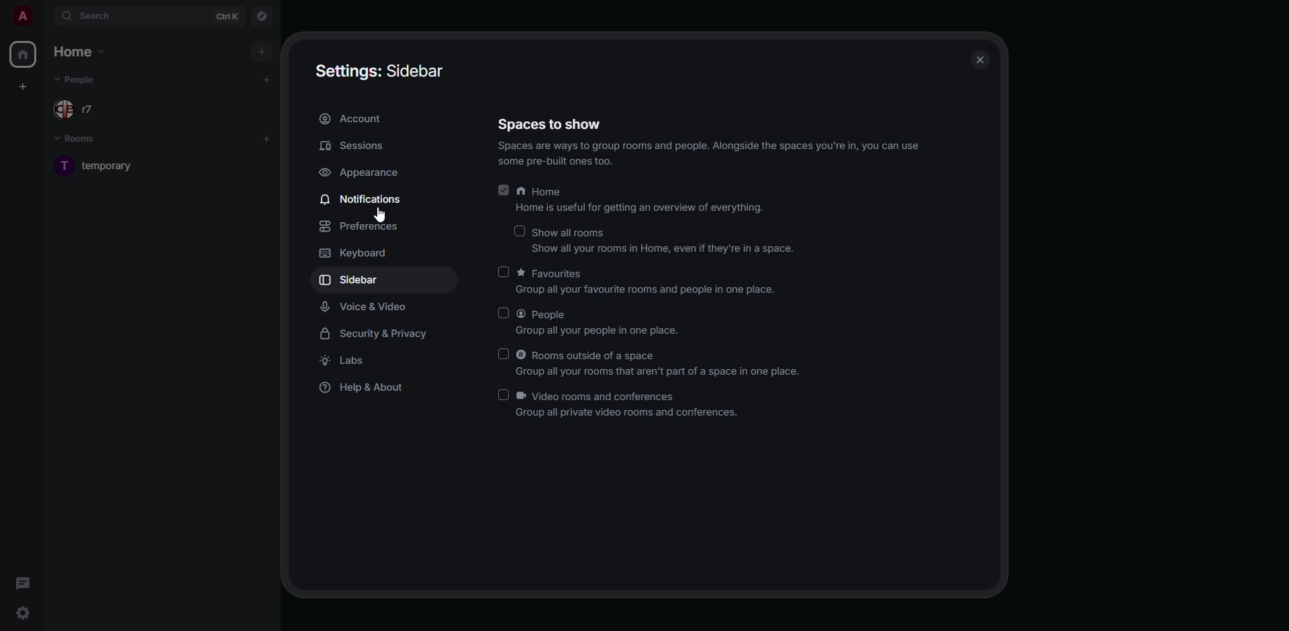 The width and height of the screenshot is (1289, 631). Describe the element at coordinates (267, 138) in the screenshot. I see `add` at that location.